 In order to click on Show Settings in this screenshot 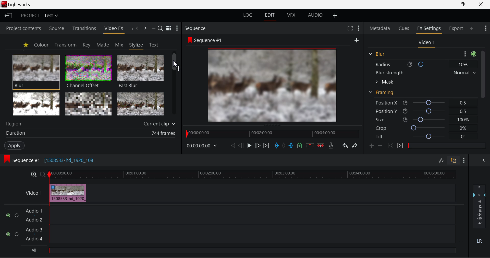, I will do `click(464, 159)`.